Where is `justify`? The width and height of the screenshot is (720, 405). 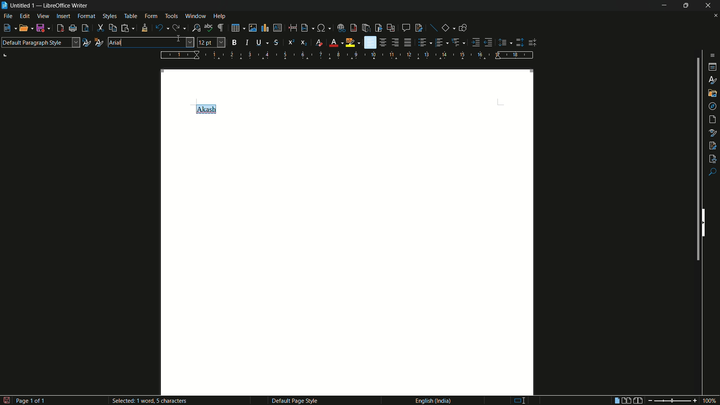
justify is located at coordinates (409, 43).